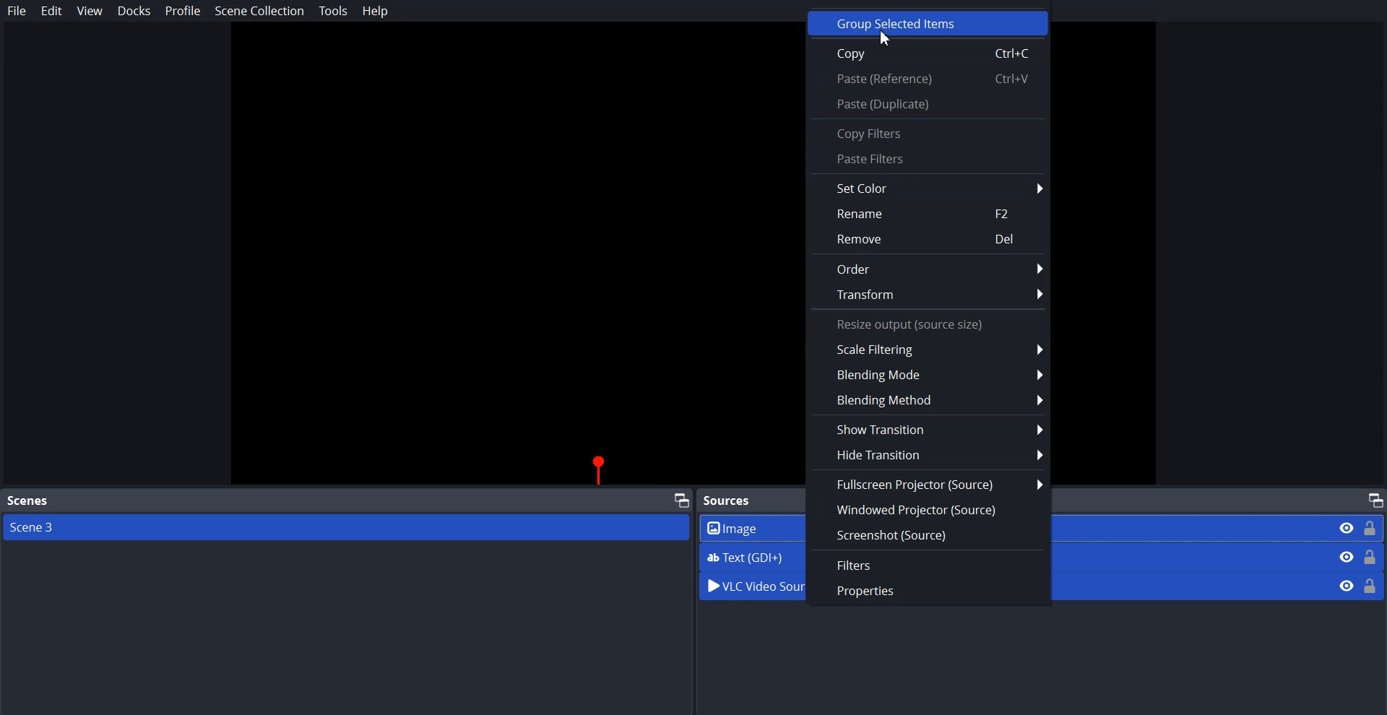  I want to click on Group Selected items, so click(928, 23).